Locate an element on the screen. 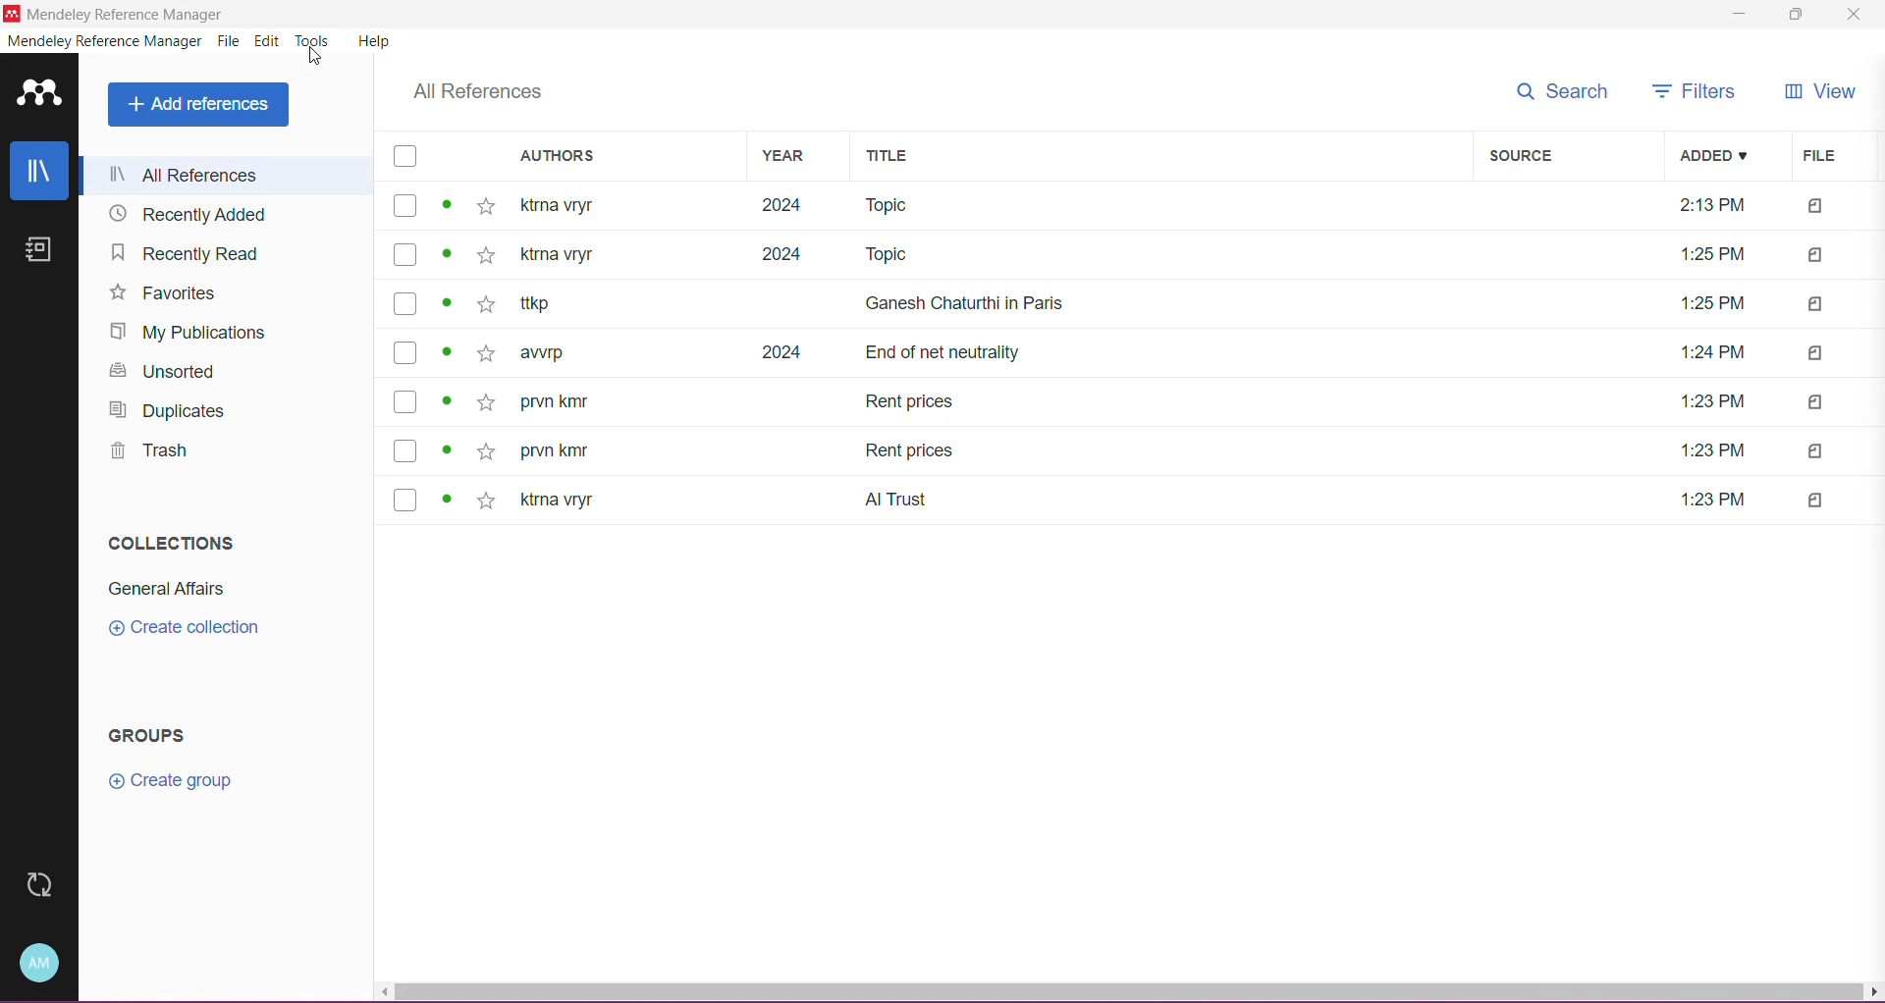 Image resolution: width=1885 pixels, height=1003 pixels. file is located at coordinates (1709, 402).